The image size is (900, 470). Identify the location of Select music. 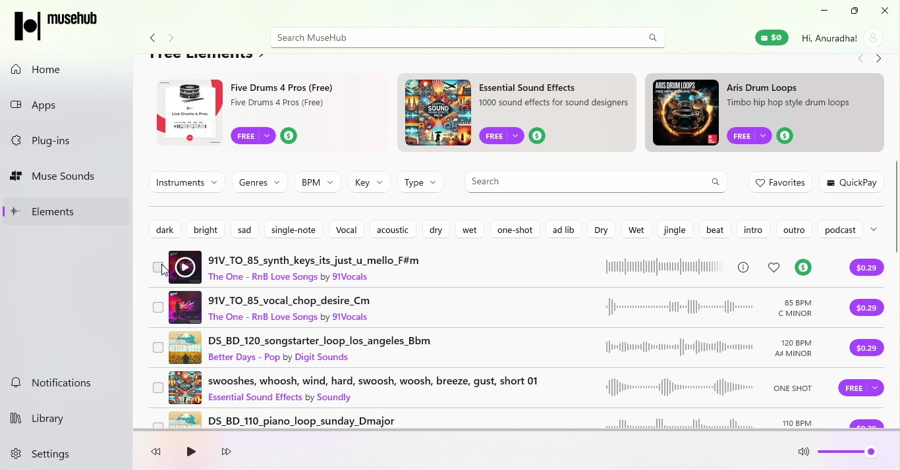
(158, 269).